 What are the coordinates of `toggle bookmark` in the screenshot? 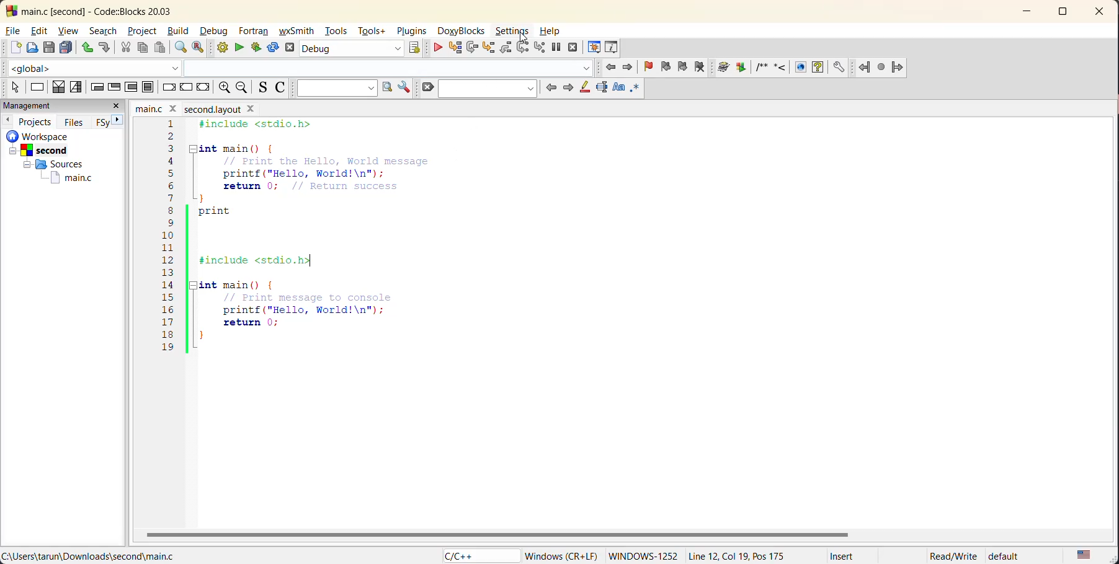 It's located at (646, 66).